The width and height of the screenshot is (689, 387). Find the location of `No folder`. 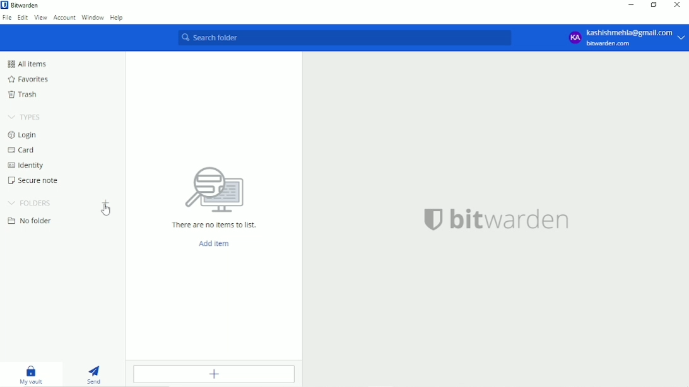

No folder is located at coordinates (32, 221).